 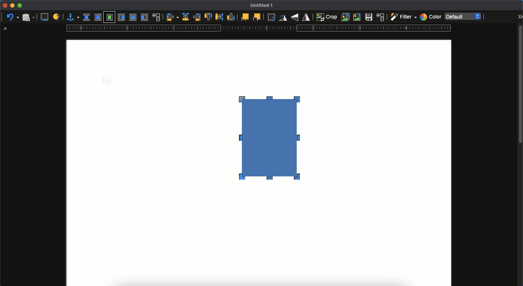 I want to click on insert caption, so click(x=44, y=17).